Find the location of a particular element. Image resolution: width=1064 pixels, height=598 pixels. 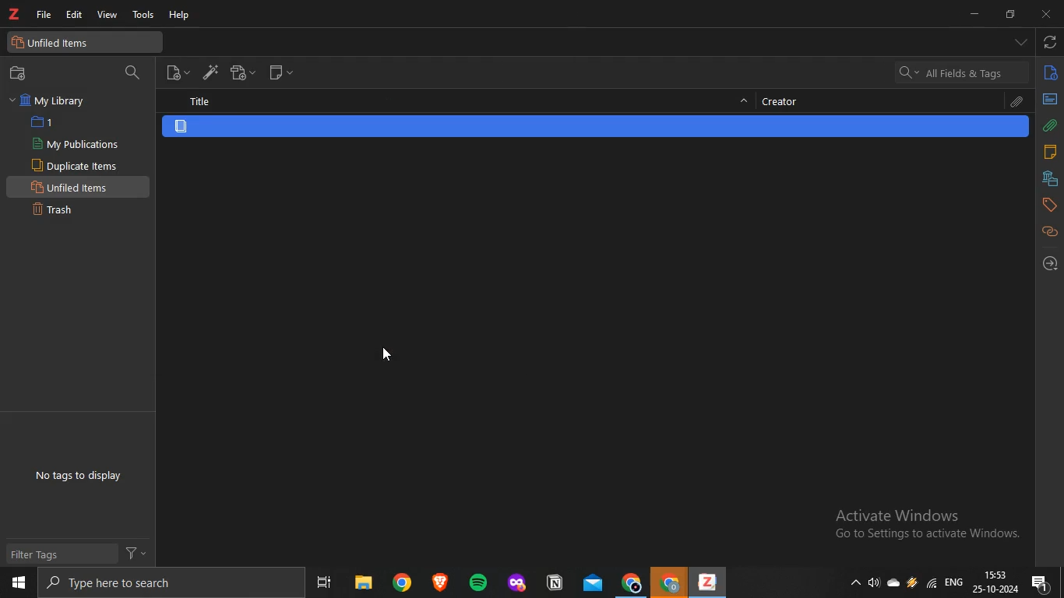

spotify is located at coordinates (474, 581).